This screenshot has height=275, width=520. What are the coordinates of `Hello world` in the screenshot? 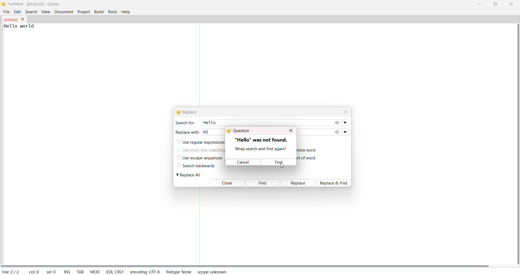 It's located at (23, 26).